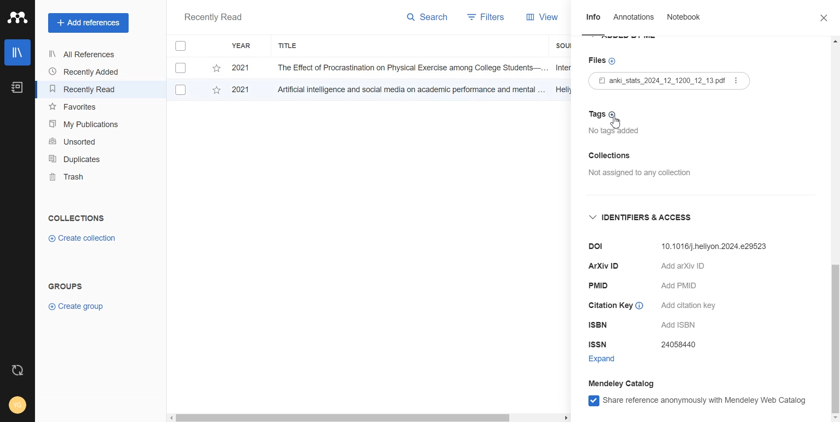  Describe the element at coordinates (185, 45) in the screenshot. I see `Checkbox` at that location.